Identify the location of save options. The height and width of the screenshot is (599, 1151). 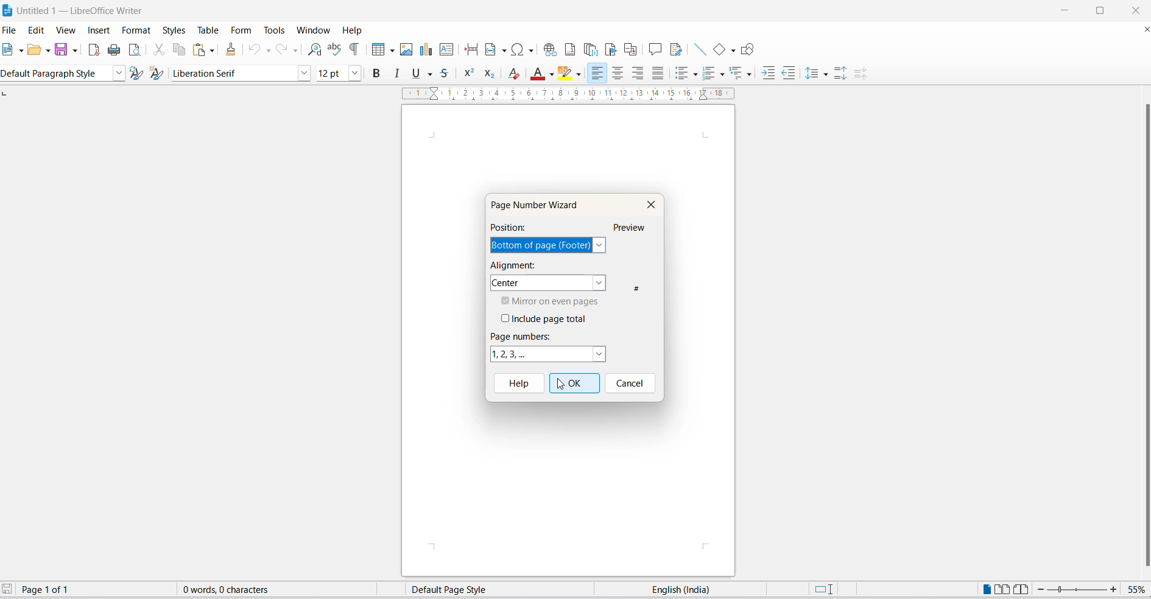
(76, 51).